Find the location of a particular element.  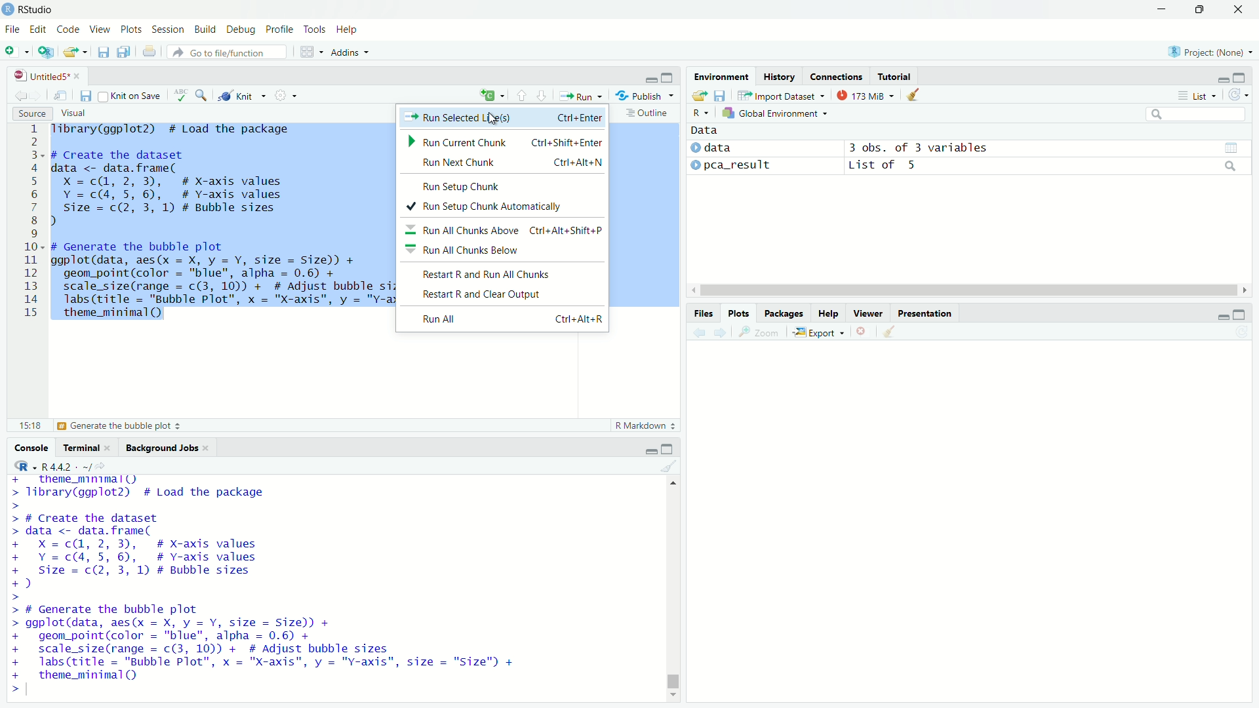

terminal is located at coordinates (87, 446).